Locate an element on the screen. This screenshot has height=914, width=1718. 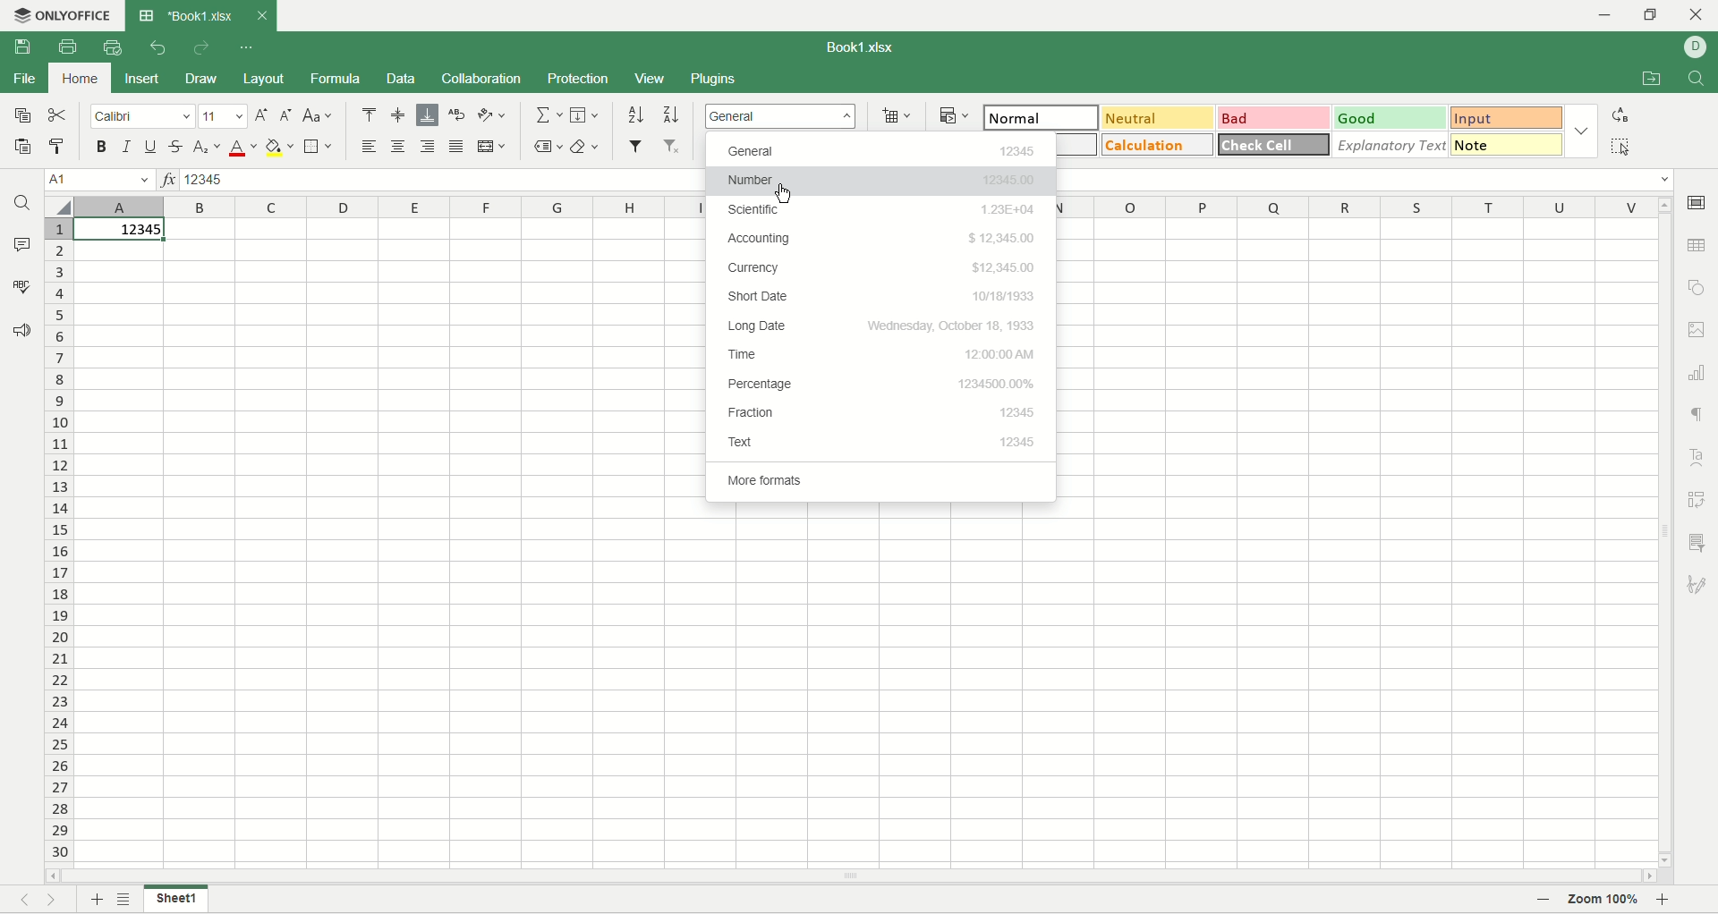
number format is located at coordinates (781, 115).